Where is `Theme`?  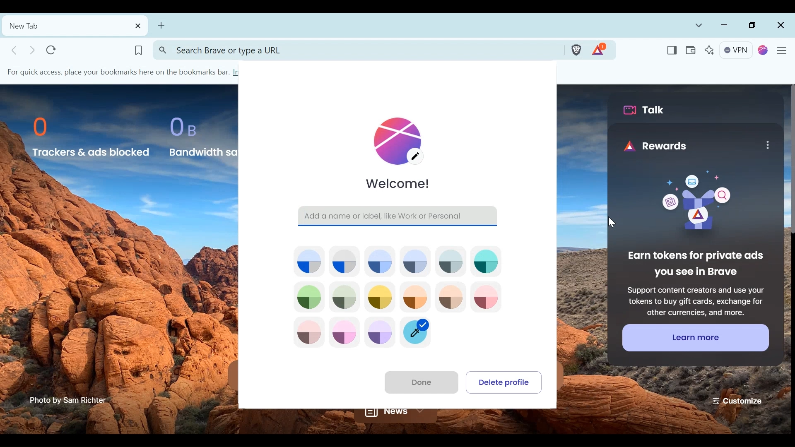
Theme is located at coordinates (380, 334).